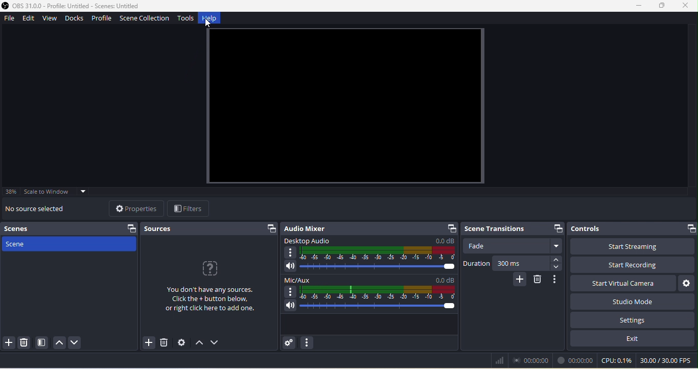 This screenshot has height=369, width=698. What do you see at coordinates (212, 19) in the screenshot?
I see `help` at bounding box center [212, 19].